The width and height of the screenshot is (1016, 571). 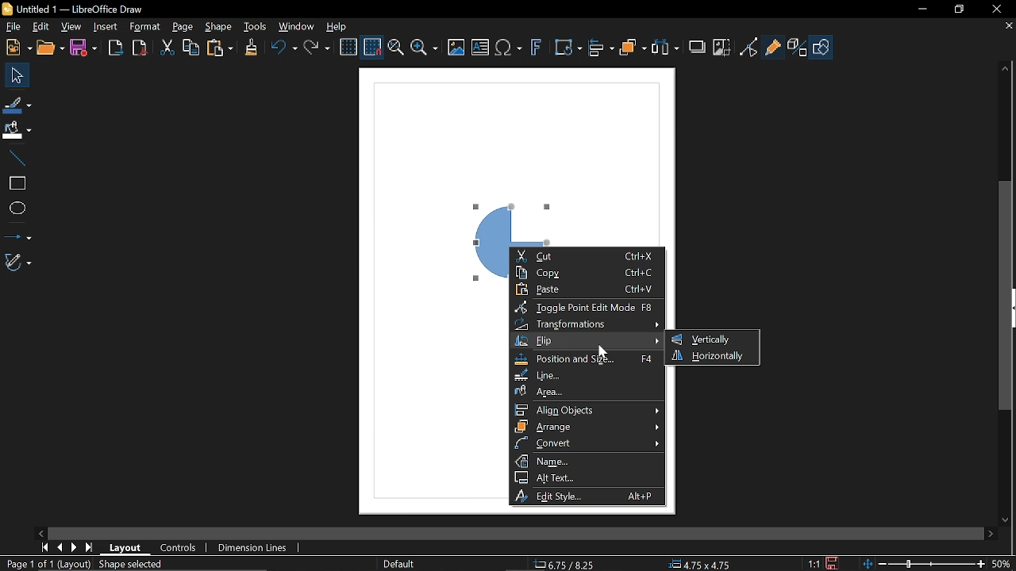 What do you see at coordinates (255, 26) in the screenshot?
I see `Tools` at bounding box center [255, 26].